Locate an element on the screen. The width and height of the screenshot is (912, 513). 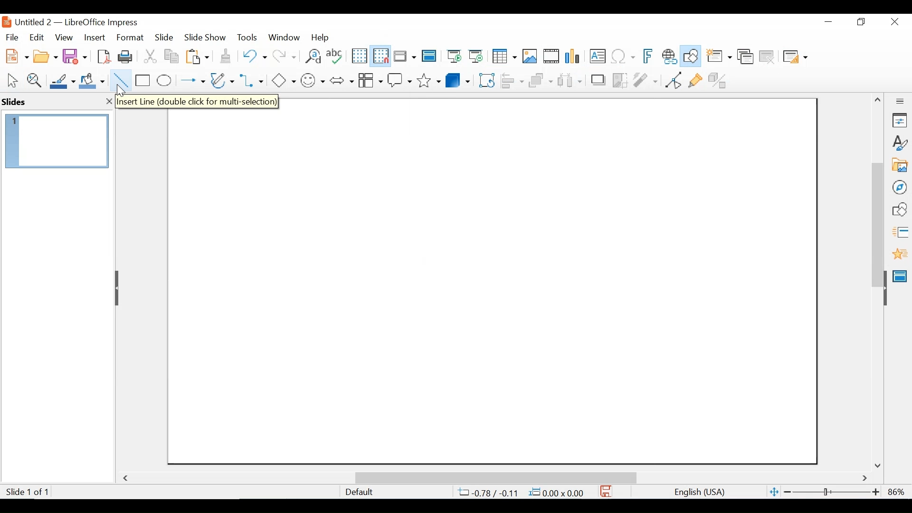
Redo is located at coordinates (283, 55).